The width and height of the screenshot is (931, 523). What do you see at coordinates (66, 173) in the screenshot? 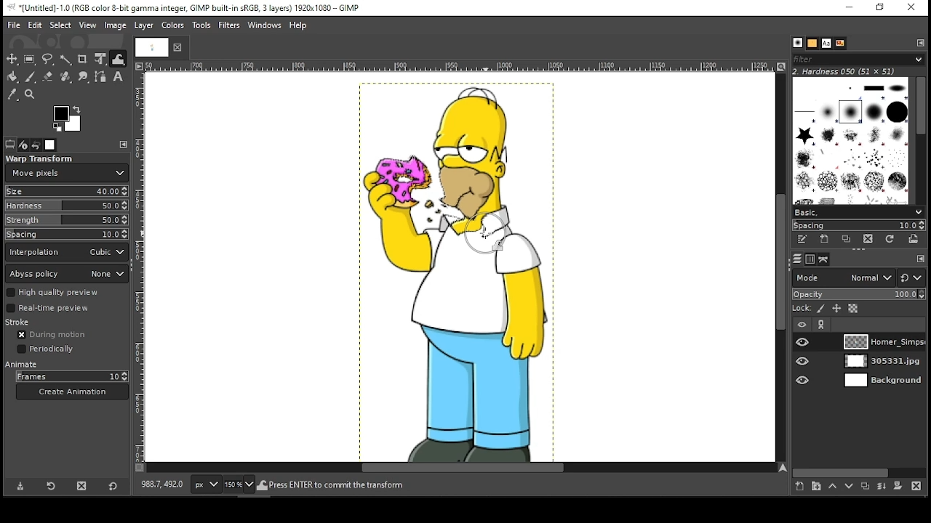
I see `move pixels` at bounding box center [66, 173].